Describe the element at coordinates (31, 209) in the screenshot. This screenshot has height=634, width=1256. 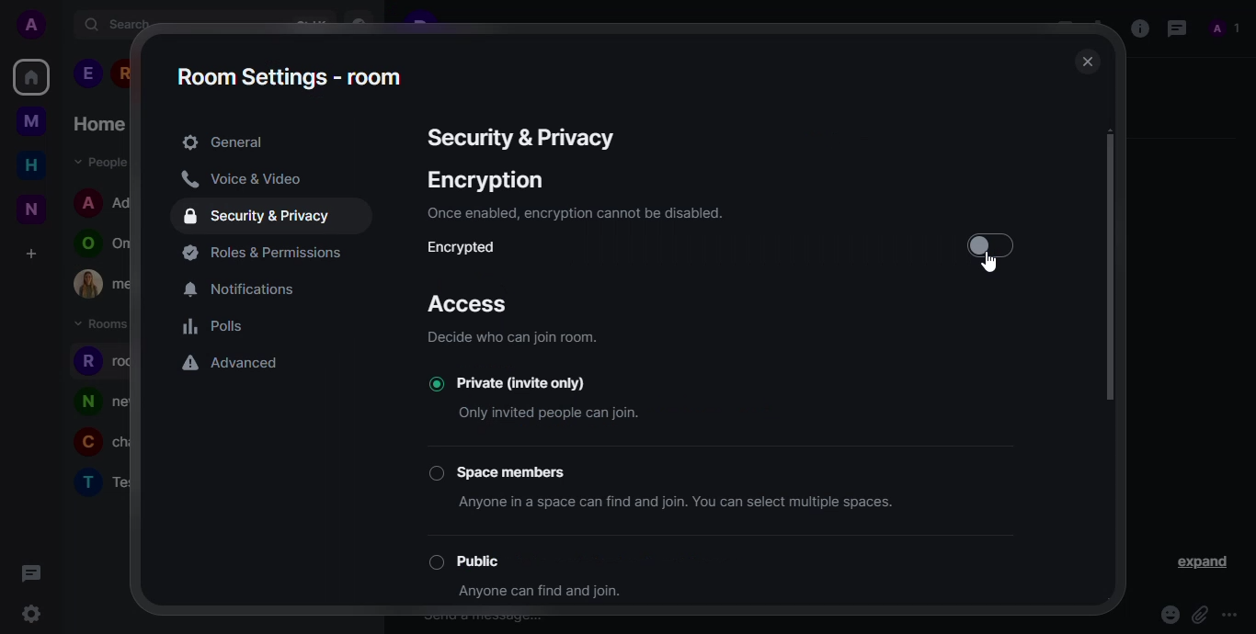
I see `new` at that location.